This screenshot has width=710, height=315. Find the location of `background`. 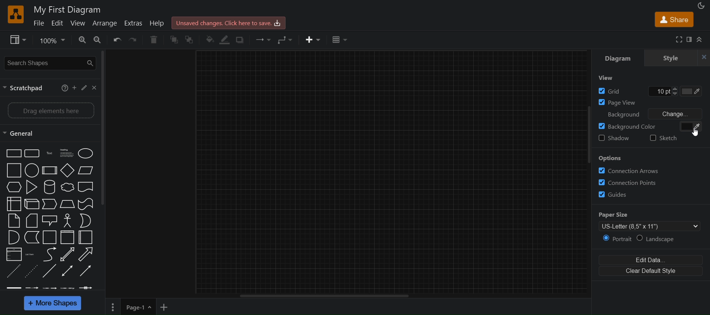

background is located at coordinates (621, 113).